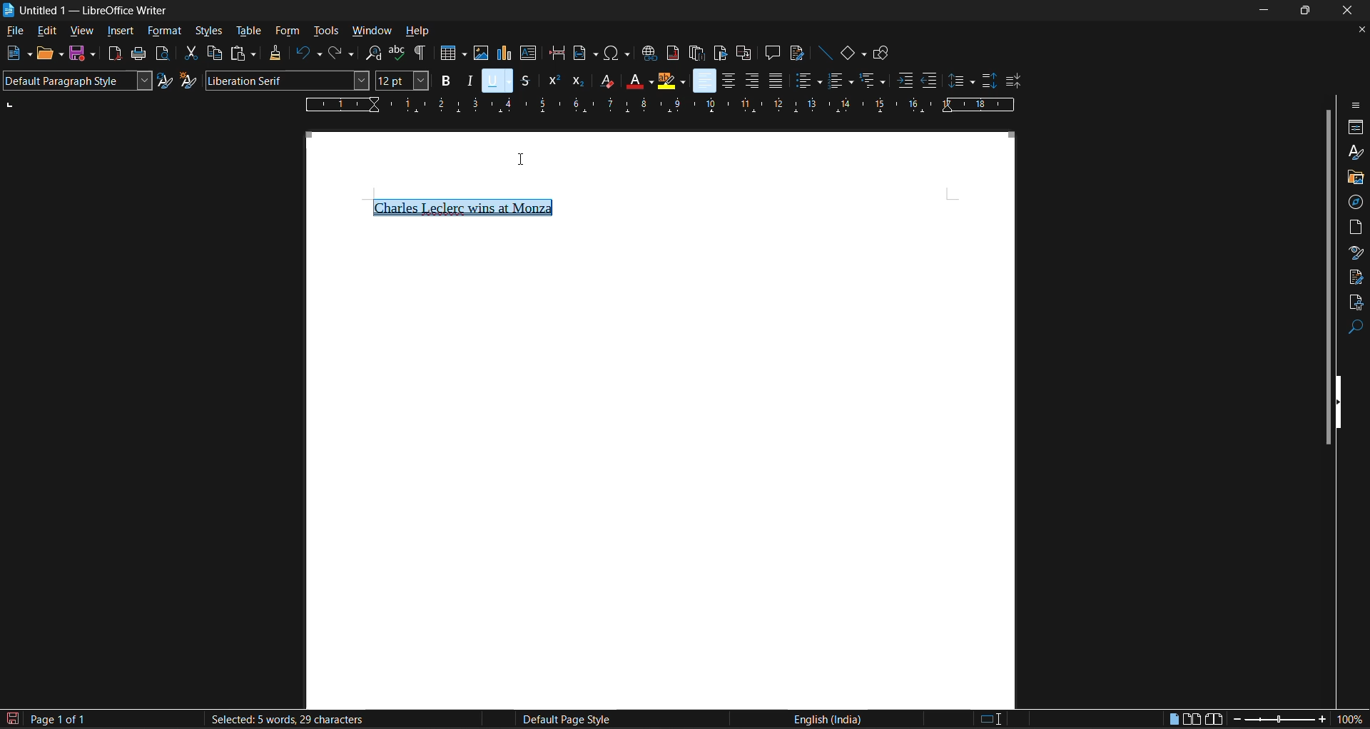  I want to click on style inspector, so click(1356, 252).